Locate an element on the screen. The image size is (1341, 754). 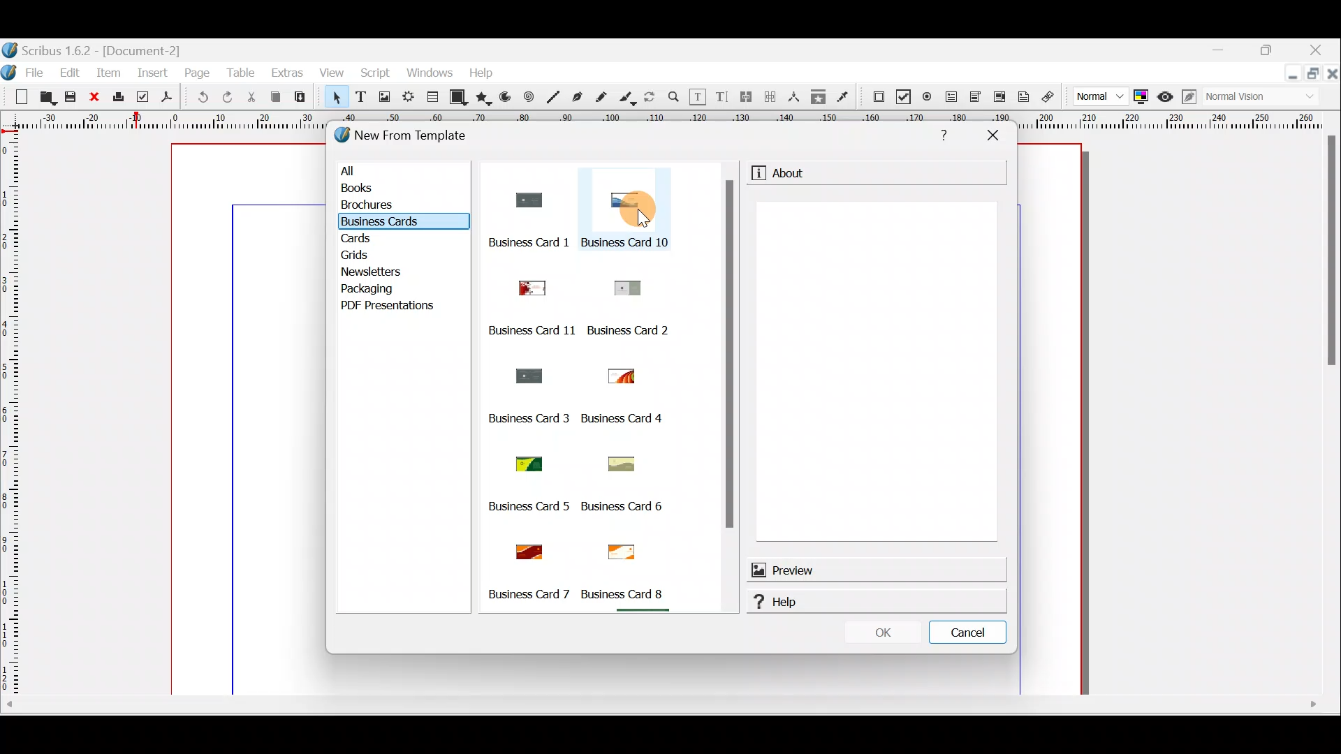
Scroll bar is located at coordinates (1331, 415).